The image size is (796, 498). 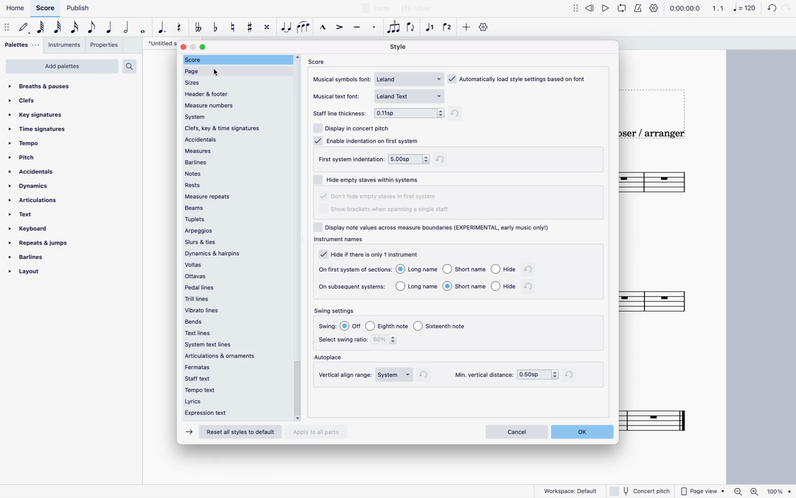 I want to click on staff line thickness, so click(x=340, y=115).